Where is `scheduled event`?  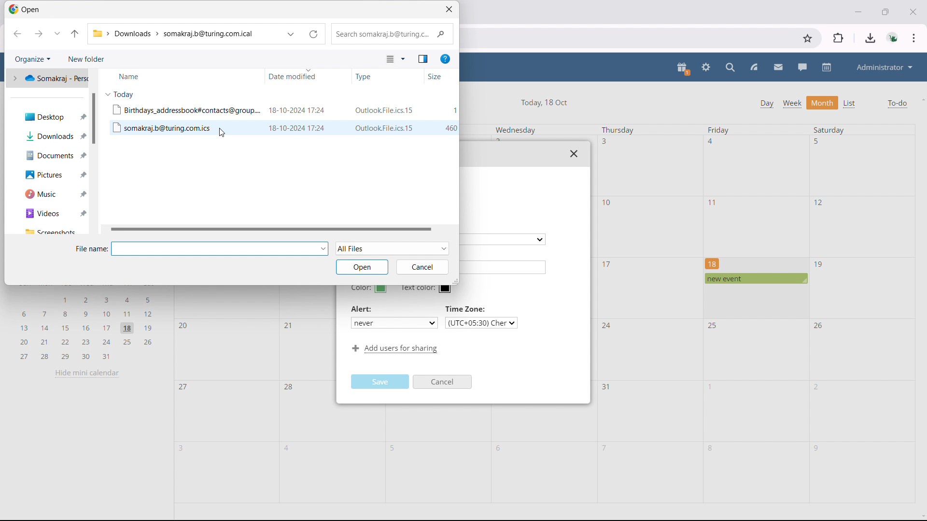 scheduled event is located at coordinates (755, 278).